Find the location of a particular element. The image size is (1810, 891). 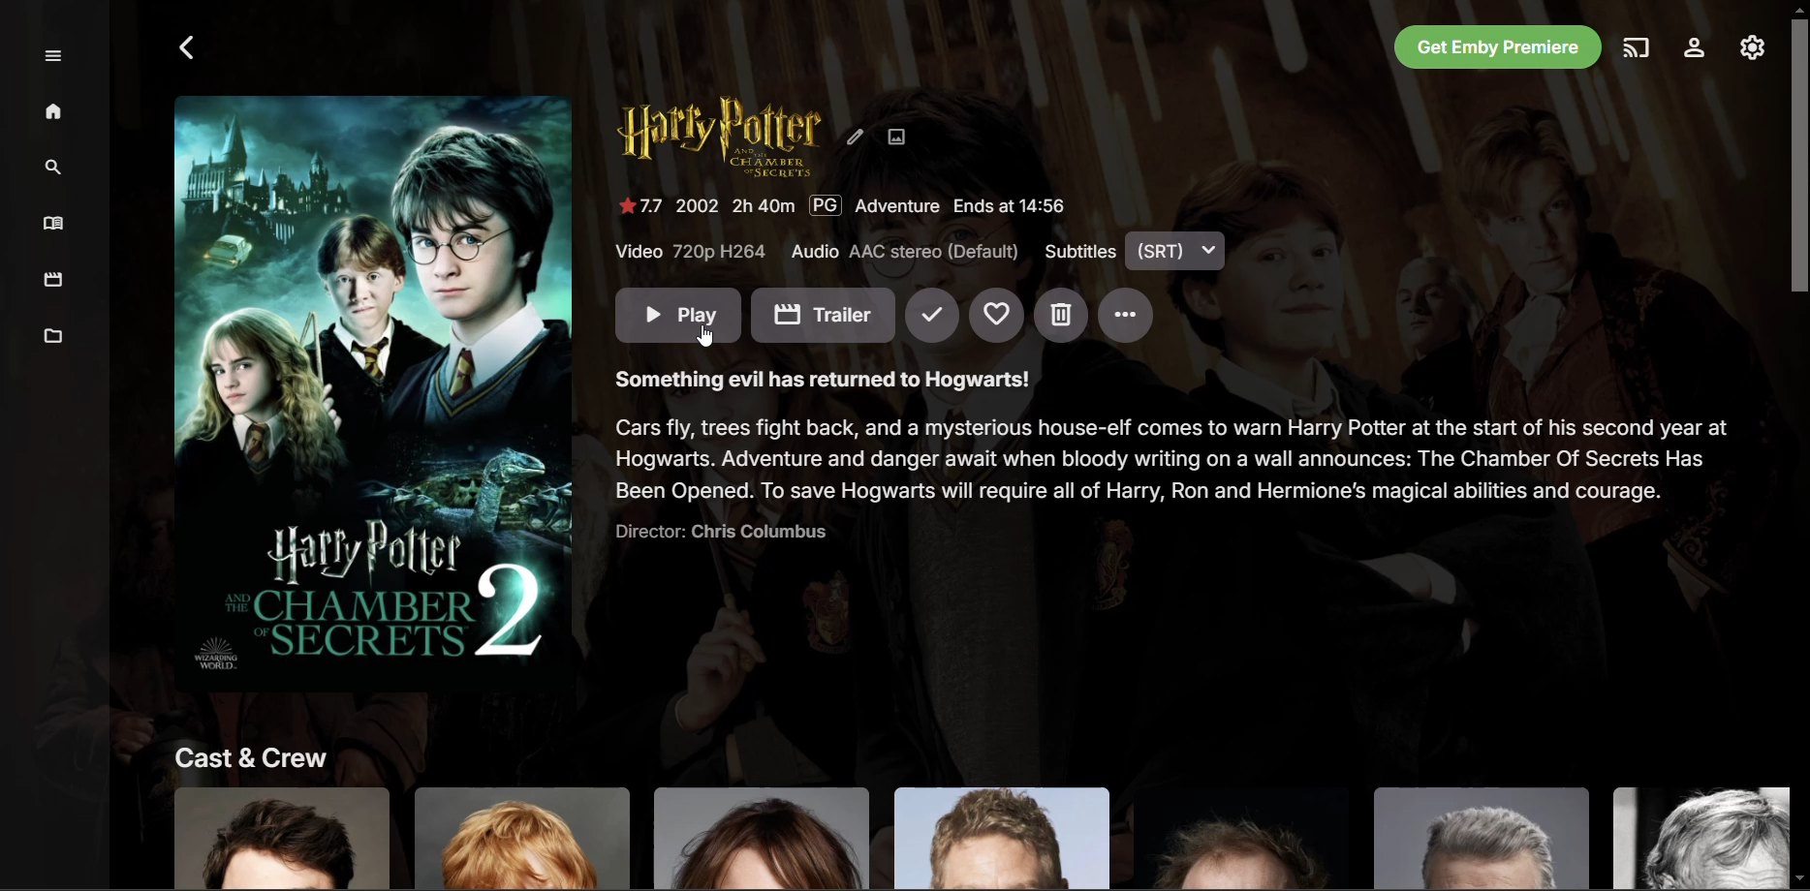

More is located at coordinates (1124, 317).